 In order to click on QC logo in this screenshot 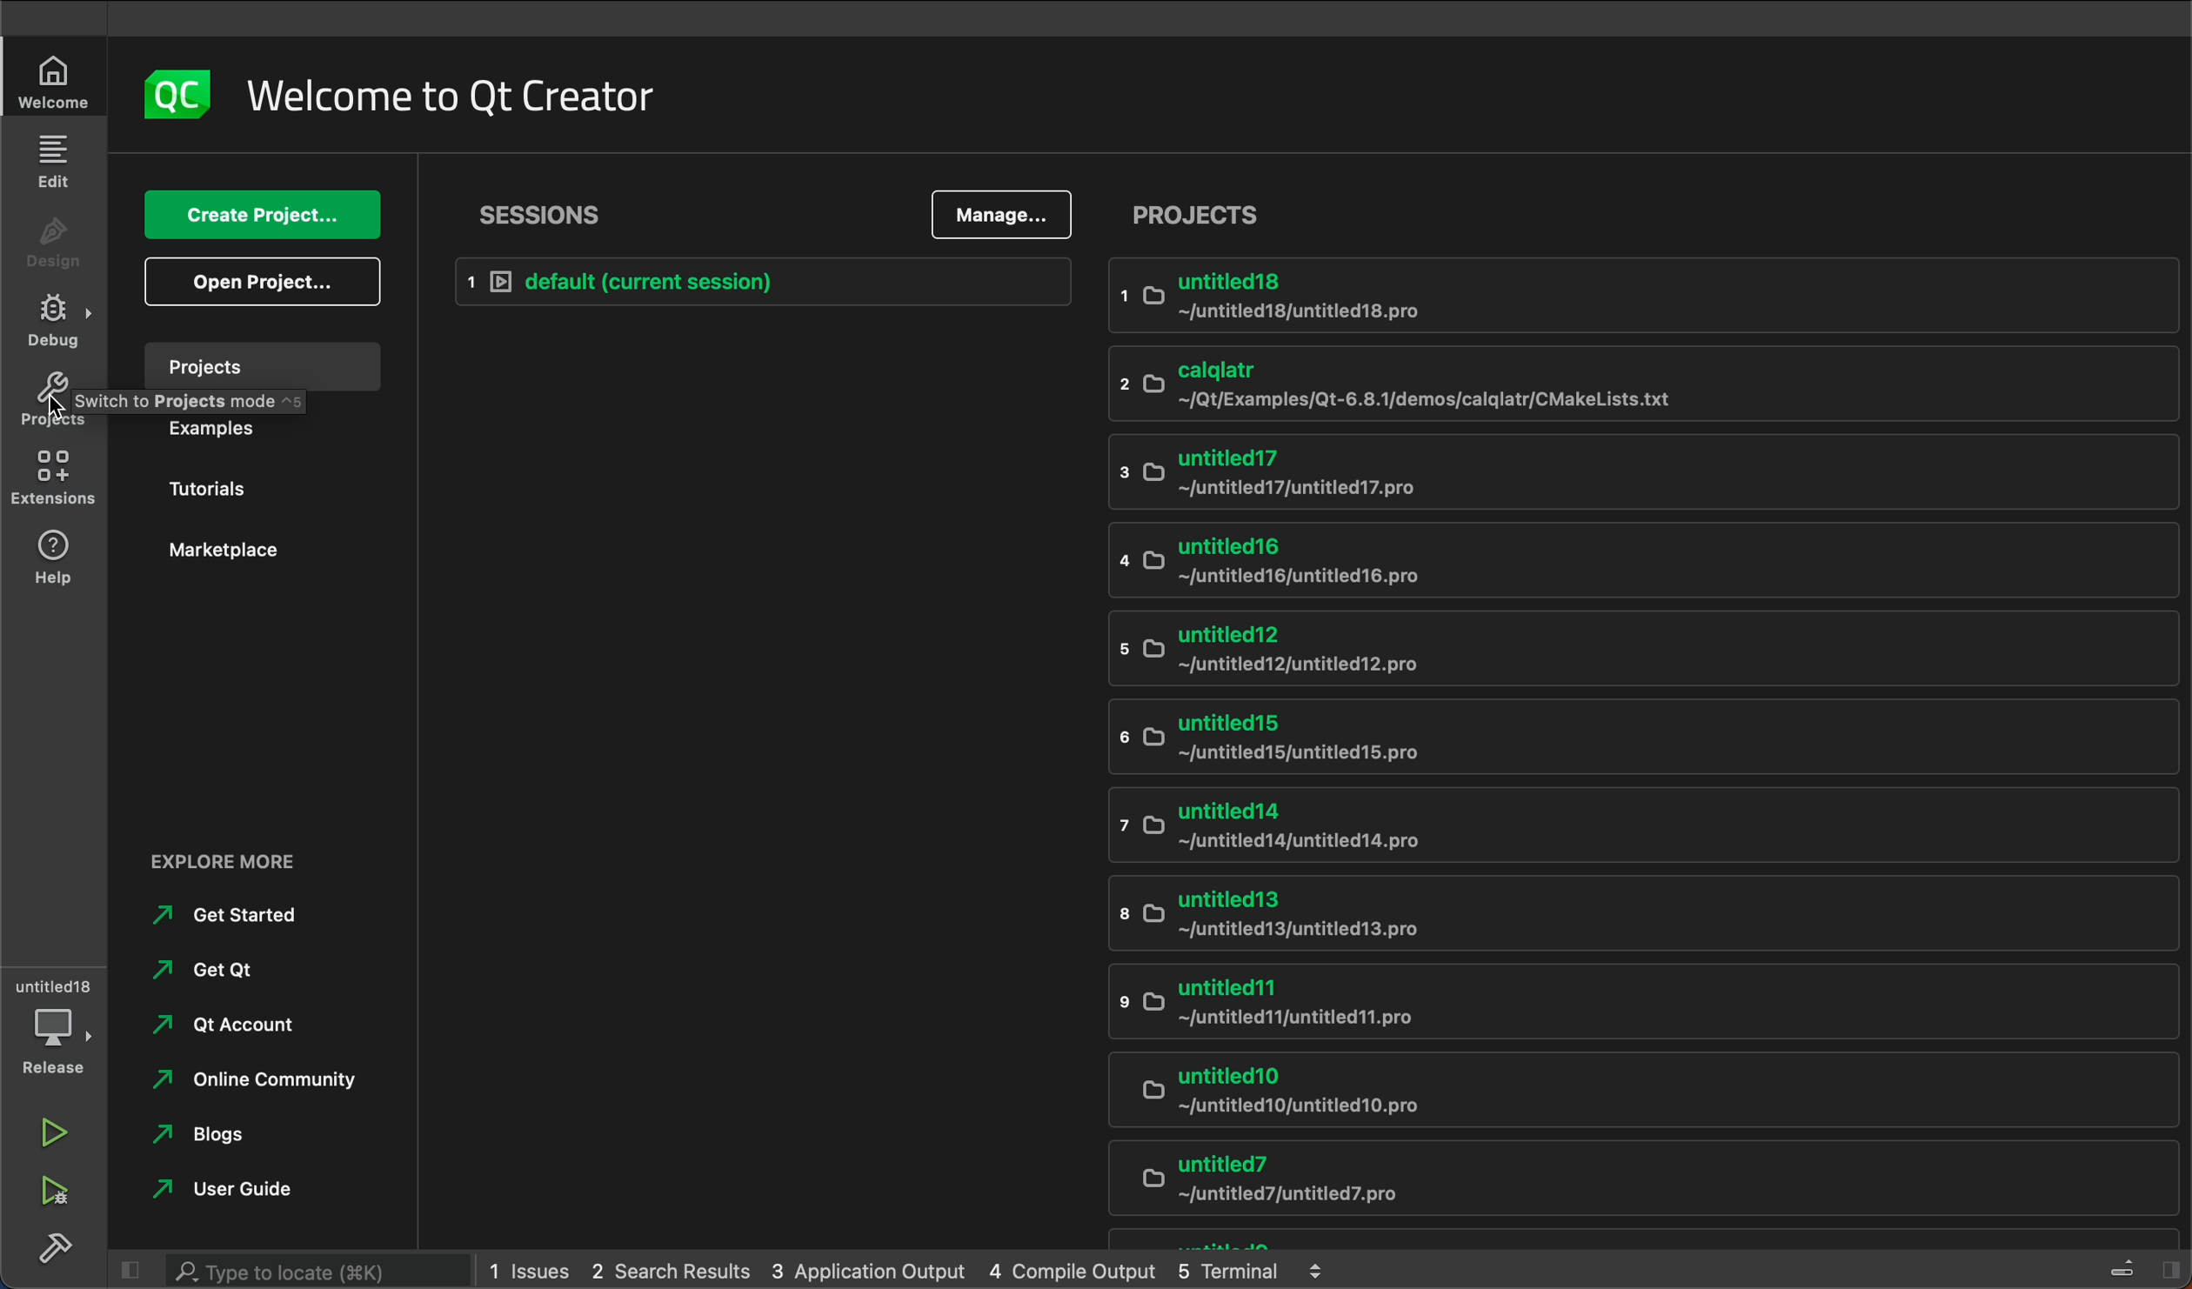, I will do `click(166, 97)`.